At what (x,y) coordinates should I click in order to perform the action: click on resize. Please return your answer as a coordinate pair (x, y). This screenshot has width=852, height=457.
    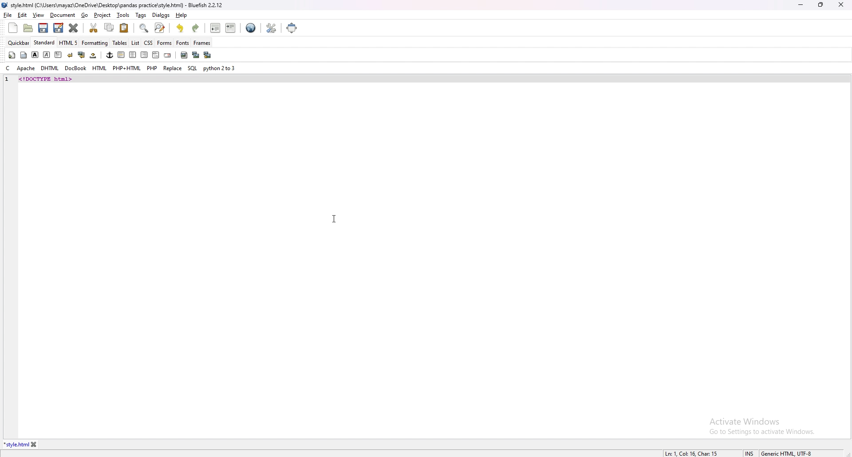
    Looking at the image, I should click on (820, 4).